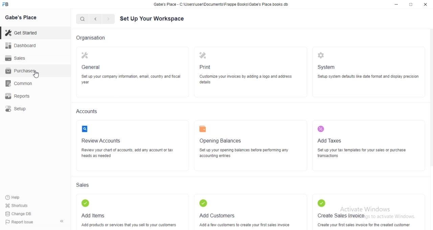 The image size is (433, 230). Describe the element at coordinates (245, 220) in the screenshot. I see `Add Customers Add a few customers to create your first sales invoice` at that location.